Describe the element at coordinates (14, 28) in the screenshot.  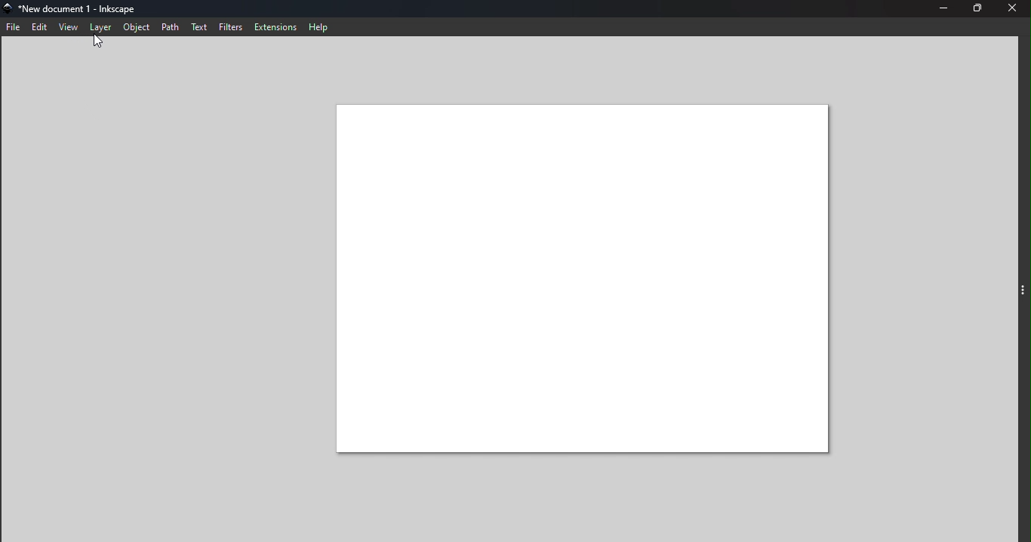
I see `File` at that location.